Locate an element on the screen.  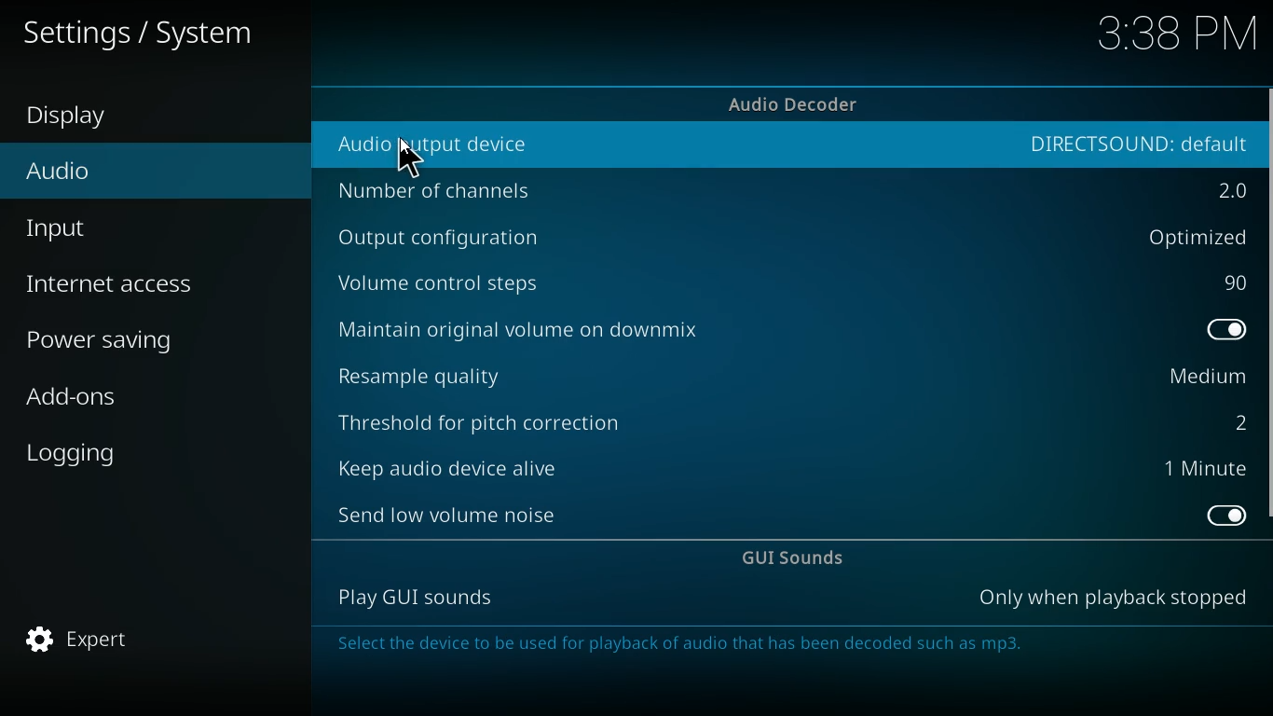
options is located at coordinates (1189, 237).